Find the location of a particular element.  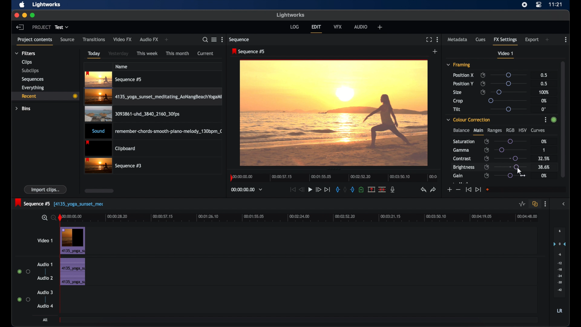

slider is located at coordinates (510, 141).